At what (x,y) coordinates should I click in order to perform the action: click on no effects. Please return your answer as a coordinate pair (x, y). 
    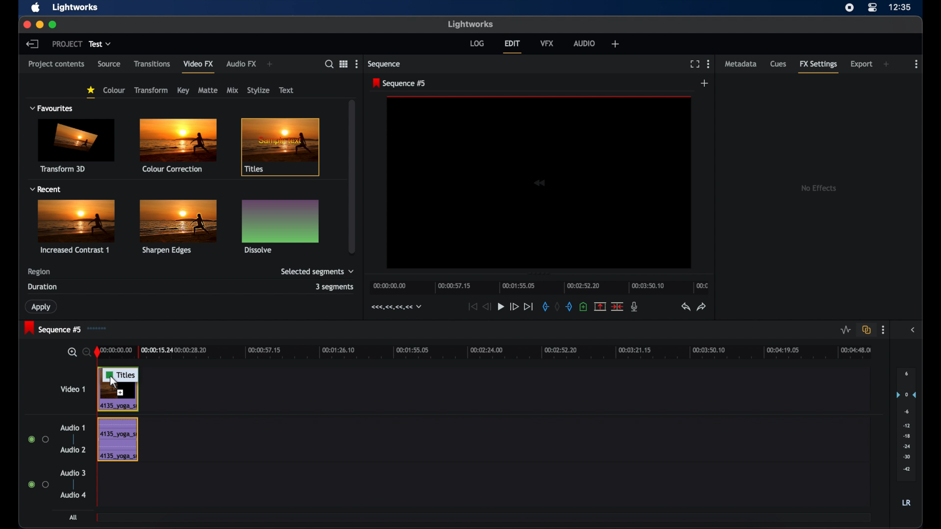
    Looking at the image, I should click on (817, 189).